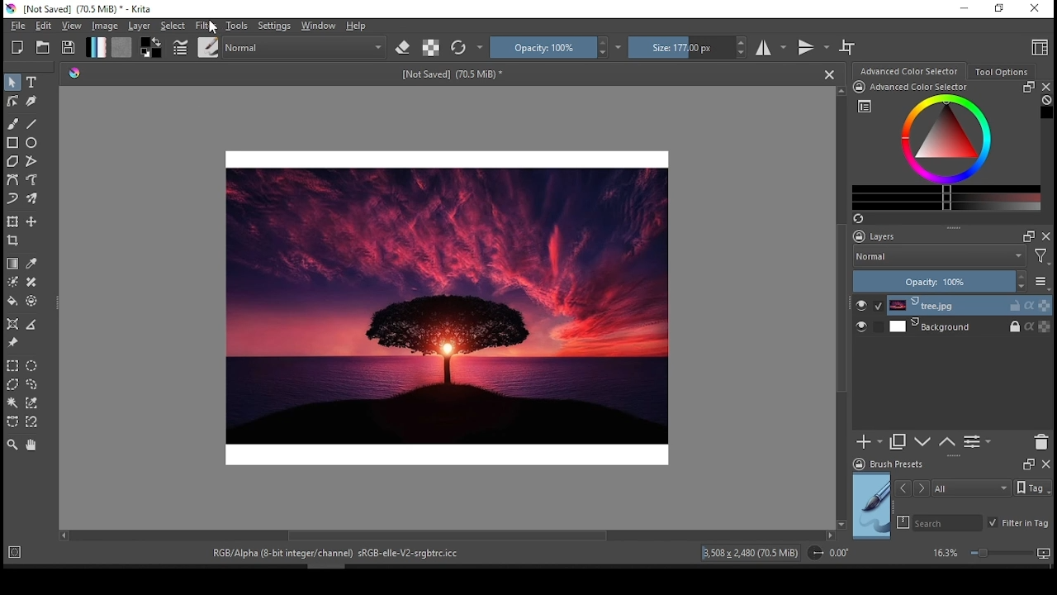 The width and height of the screenshot is (1057, 595). What do you see at coordinates (31, 402) in the screenshot?
I see `similar color selection tool` at bounding box center [31, 402].